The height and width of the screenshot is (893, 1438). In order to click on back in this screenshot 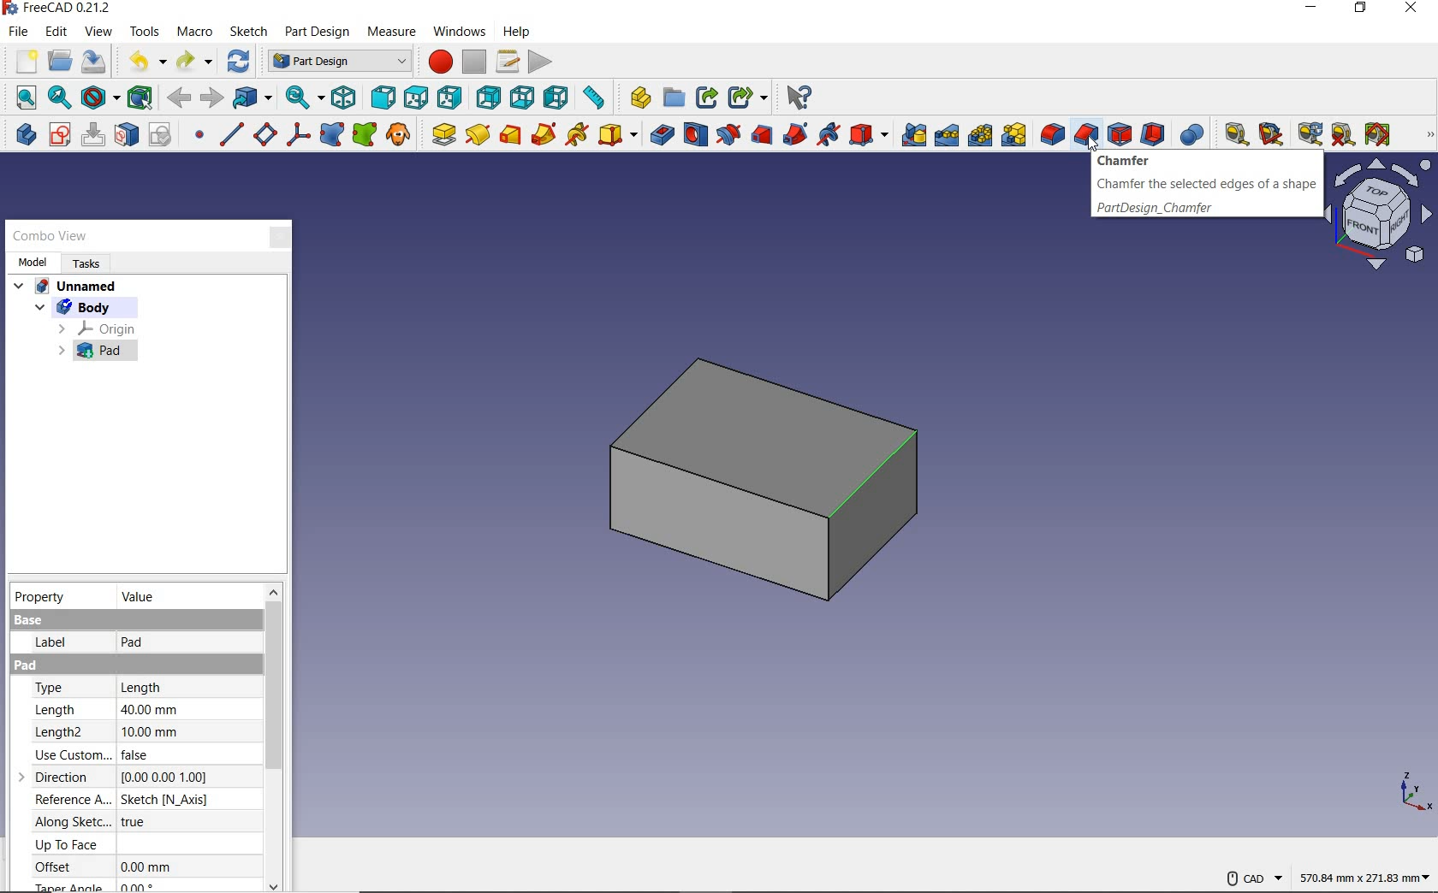, I will do `click(178, 99)`.